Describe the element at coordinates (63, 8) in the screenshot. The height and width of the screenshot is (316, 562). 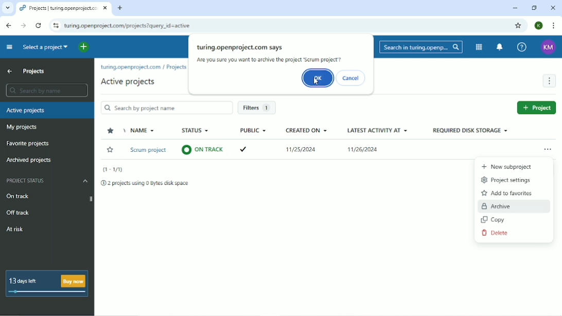
I see `Projects | turing.openproject.com` at that location.